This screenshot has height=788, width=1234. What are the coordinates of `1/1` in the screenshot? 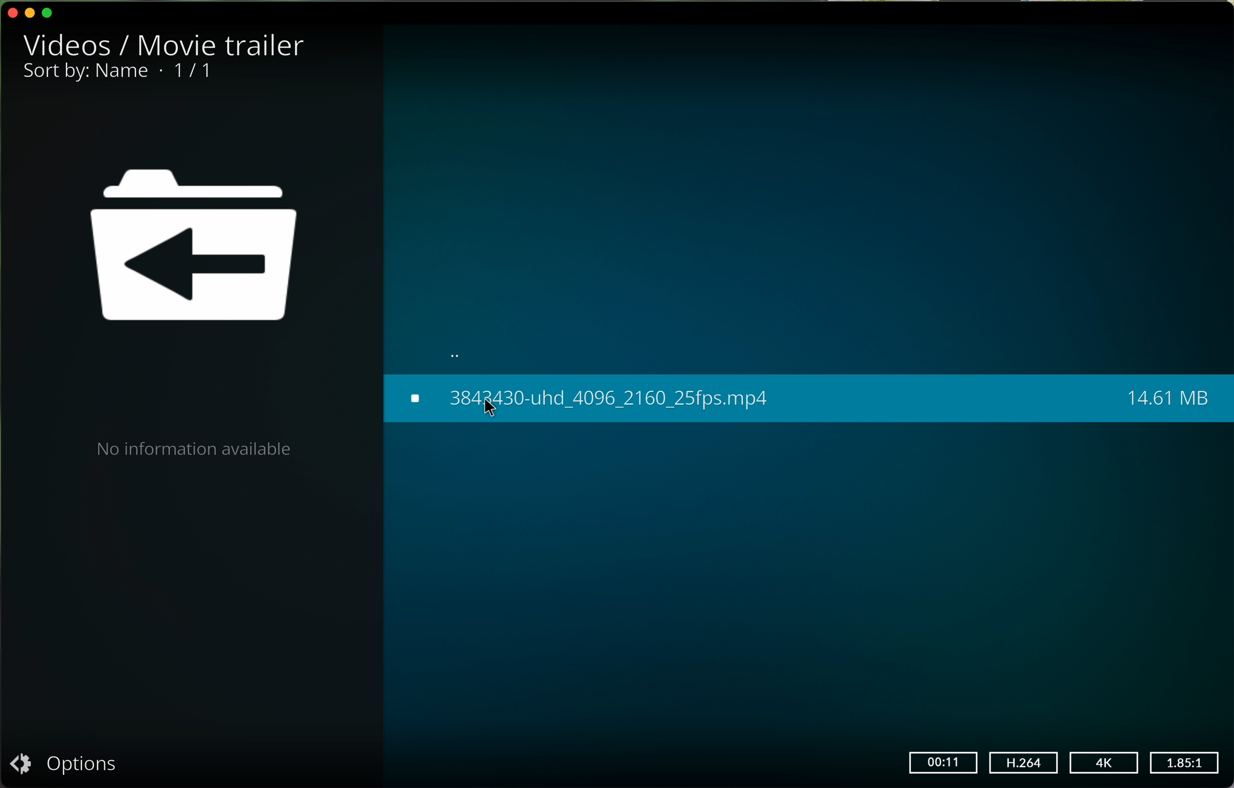 It's located at (192, 71).